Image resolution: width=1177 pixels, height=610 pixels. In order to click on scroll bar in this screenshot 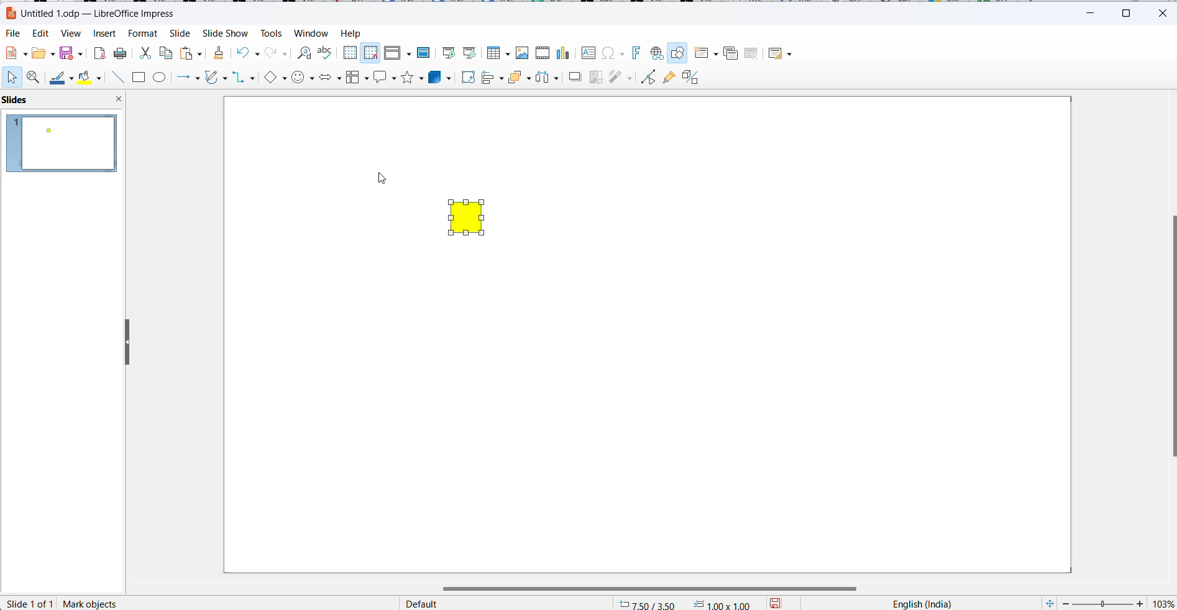, I will do `click(1170, 337)`.